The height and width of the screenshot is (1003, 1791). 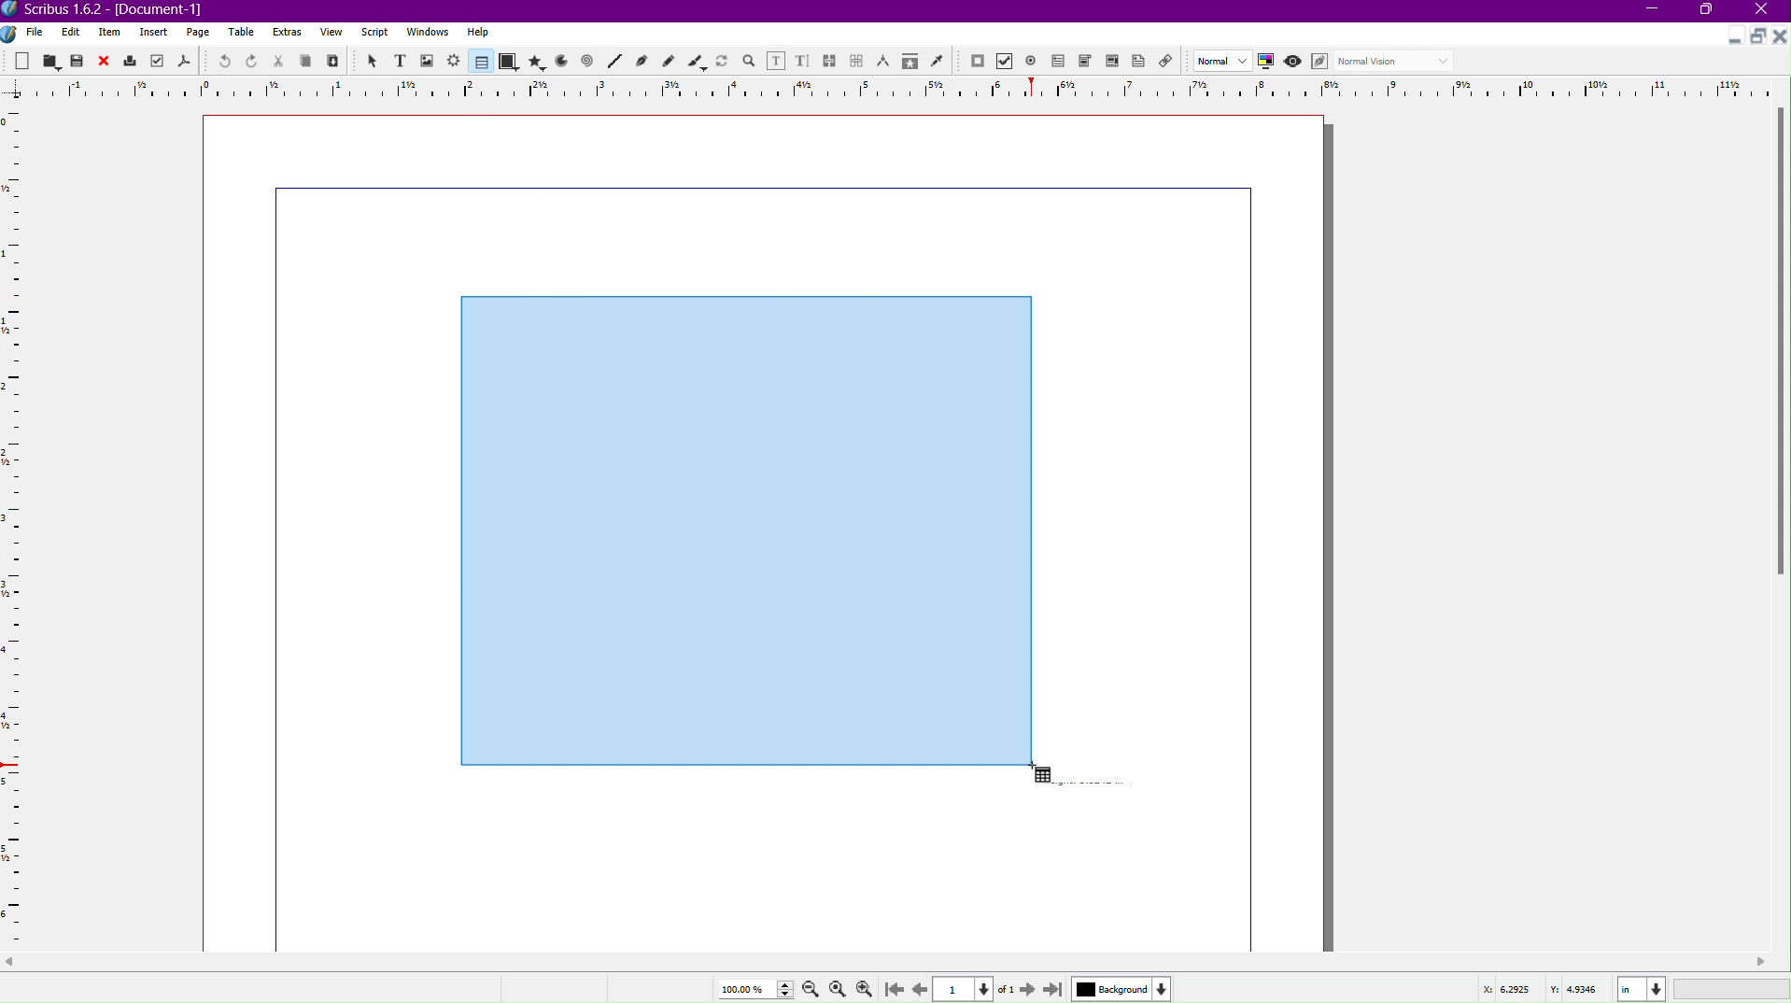 I want to click on PDF Text Field, so click(x=1062, y=64).